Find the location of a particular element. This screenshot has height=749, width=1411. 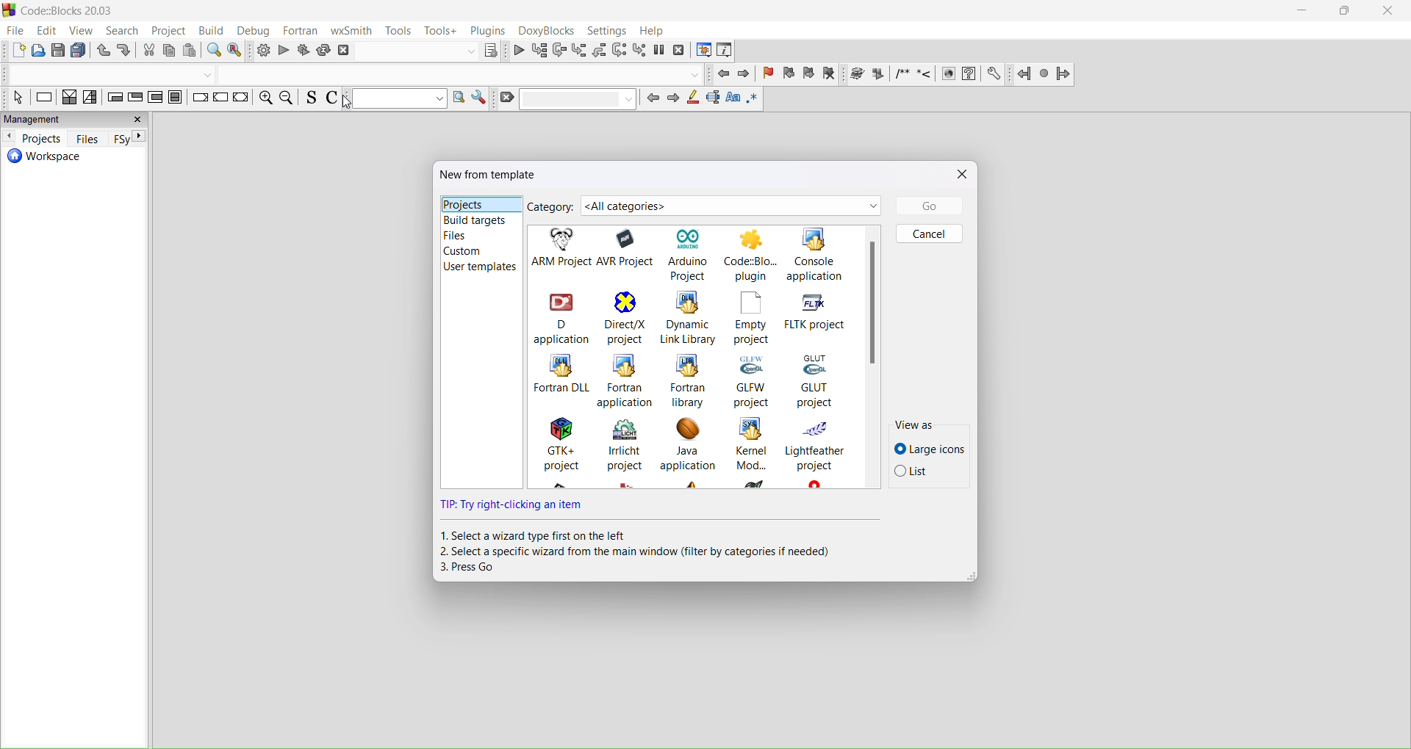

run to cursor is located at coordinates (539, 48).